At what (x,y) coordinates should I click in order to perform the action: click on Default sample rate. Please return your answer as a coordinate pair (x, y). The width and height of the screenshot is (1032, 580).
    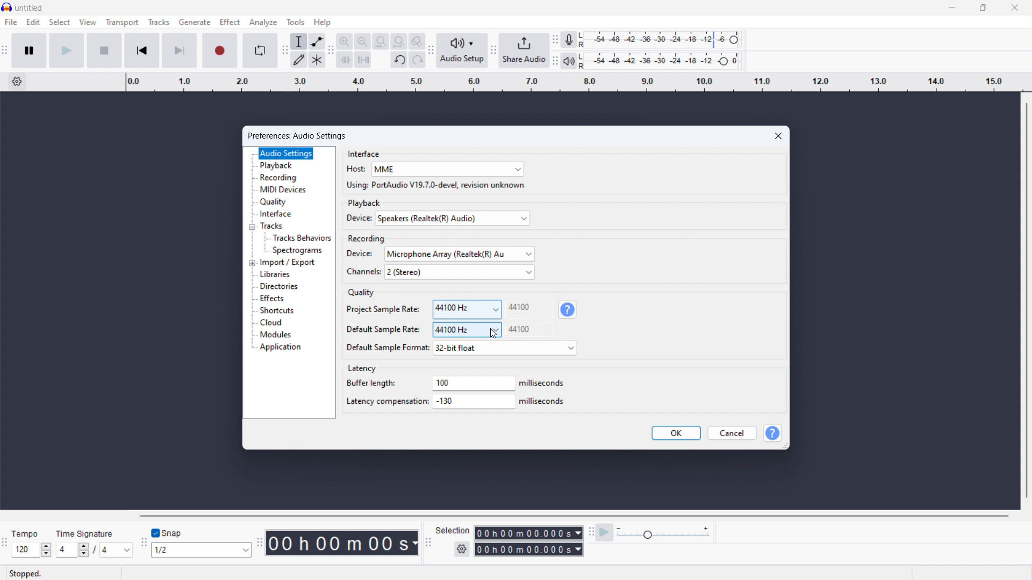
    Looking at the image, I should click on (382, 329).